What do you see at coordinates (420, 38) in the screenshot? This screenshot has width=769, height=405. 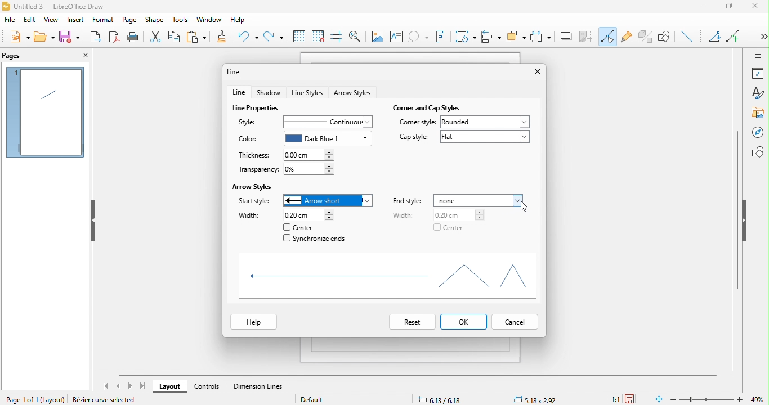 I see `special character` at bounding box center [420, 38].